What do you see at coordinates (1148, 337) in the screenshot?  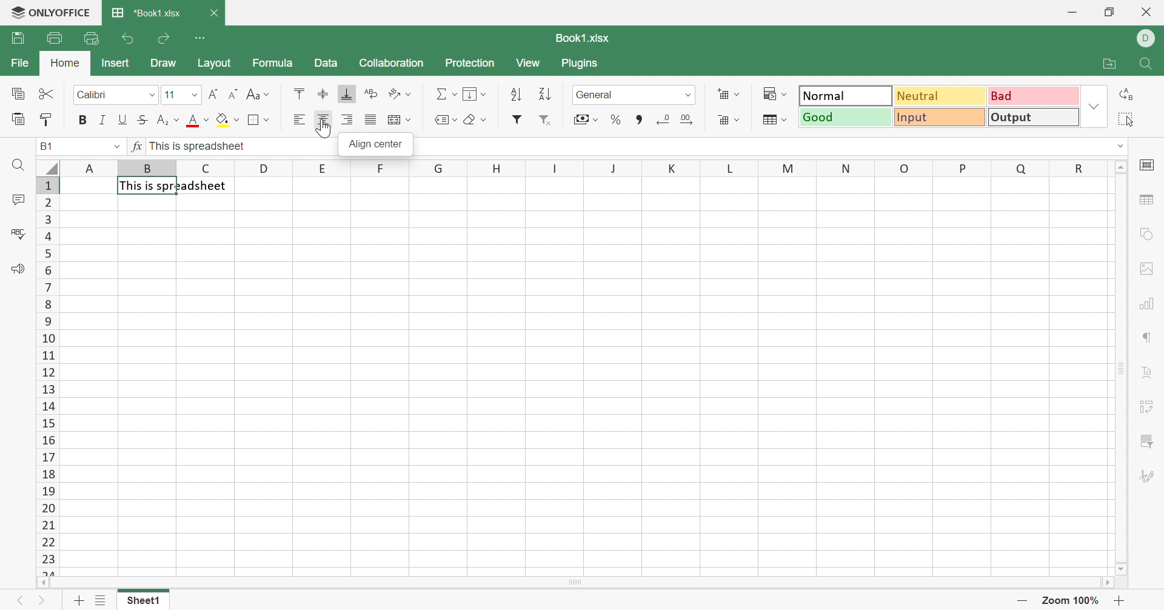 I see `paragraph settings` at bounding box center [1148, 337].